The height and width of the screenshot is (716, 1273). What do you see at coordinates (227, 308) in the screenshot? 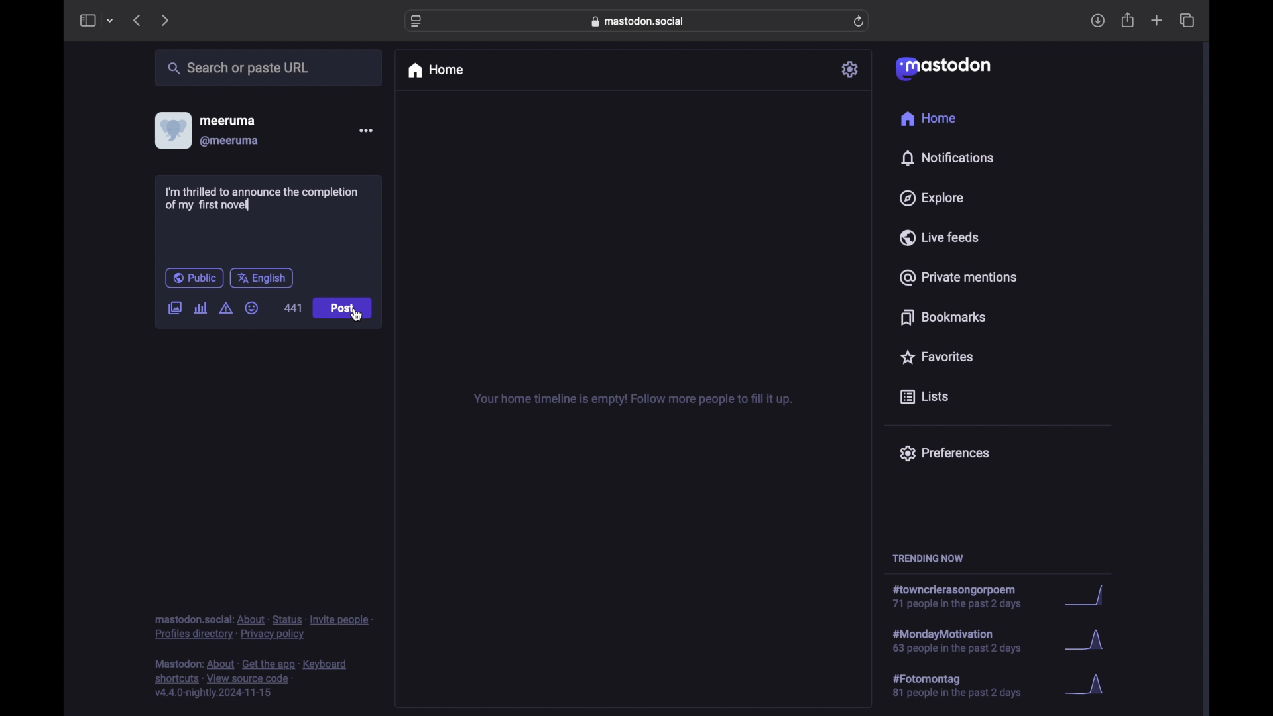
I see `add content warning` at bounding box center [227, 308].